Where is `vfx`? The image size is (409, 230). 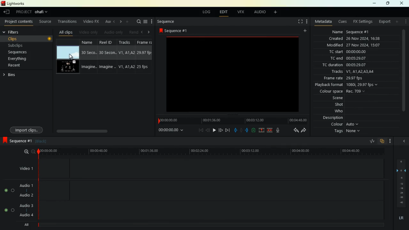 vfx is located at coordinates (240, 12).